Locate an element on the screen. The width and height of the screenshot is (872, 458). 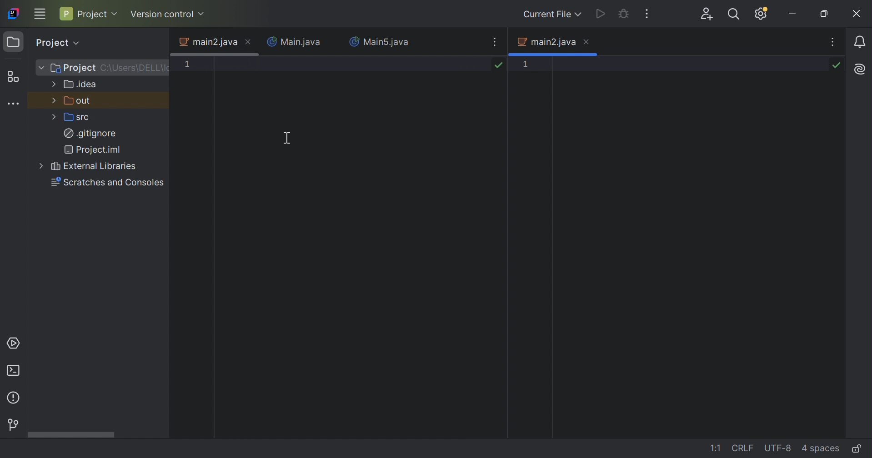
1 is located at coordinates (191, 65).